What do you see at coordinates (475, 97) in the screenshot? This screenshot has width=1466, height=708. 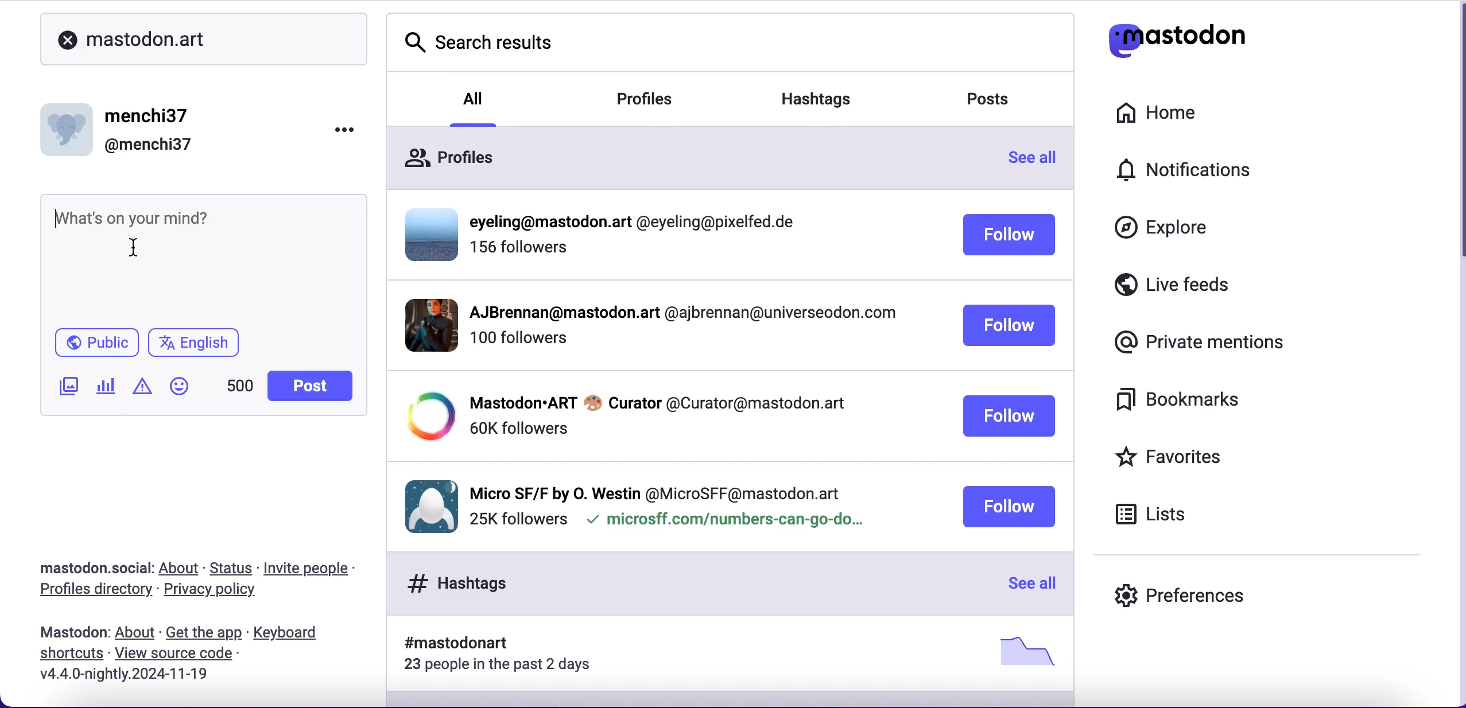 I see `all` at bounding box center [475, 97].